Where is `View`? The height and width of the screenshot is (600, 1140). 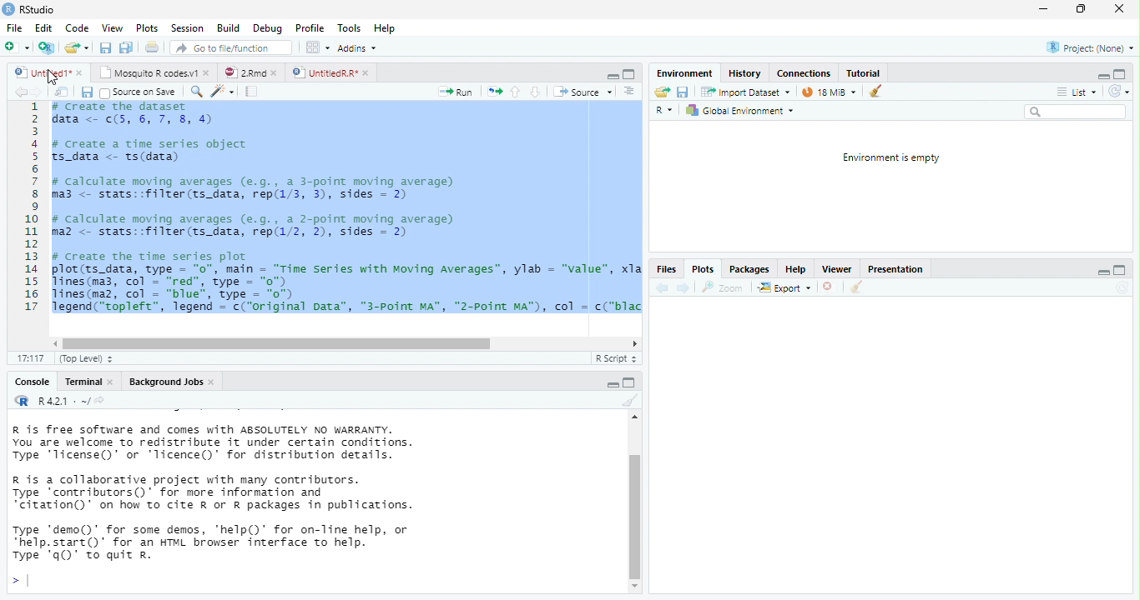
View is located at coordinates (111, 27).